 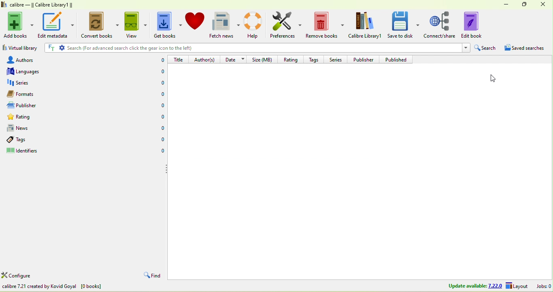 I want to click on edit metadata, so click(x=56, y=25).